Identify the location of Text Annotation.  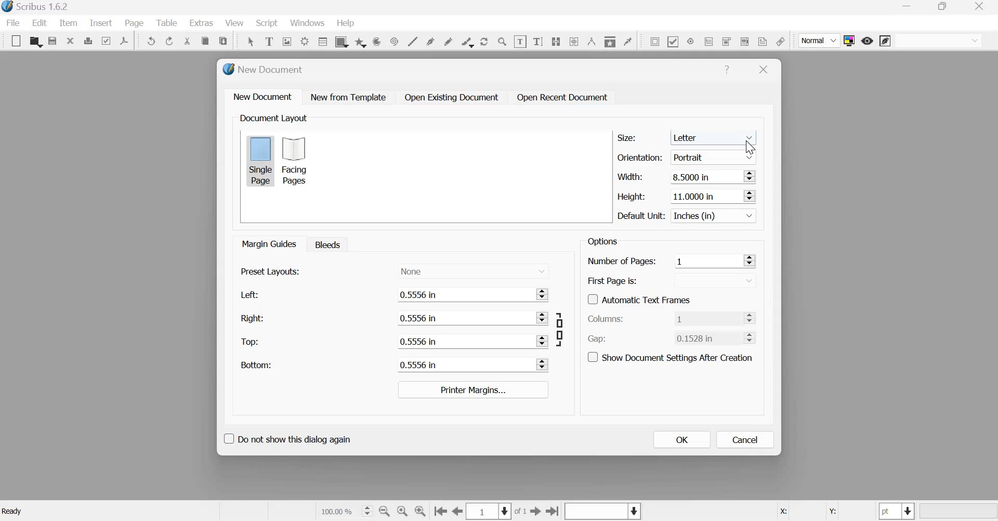
(763, 41).